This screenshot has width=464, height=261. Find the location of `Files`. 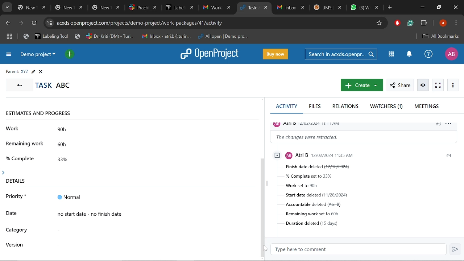

Files is located at coordinates (315, 107).